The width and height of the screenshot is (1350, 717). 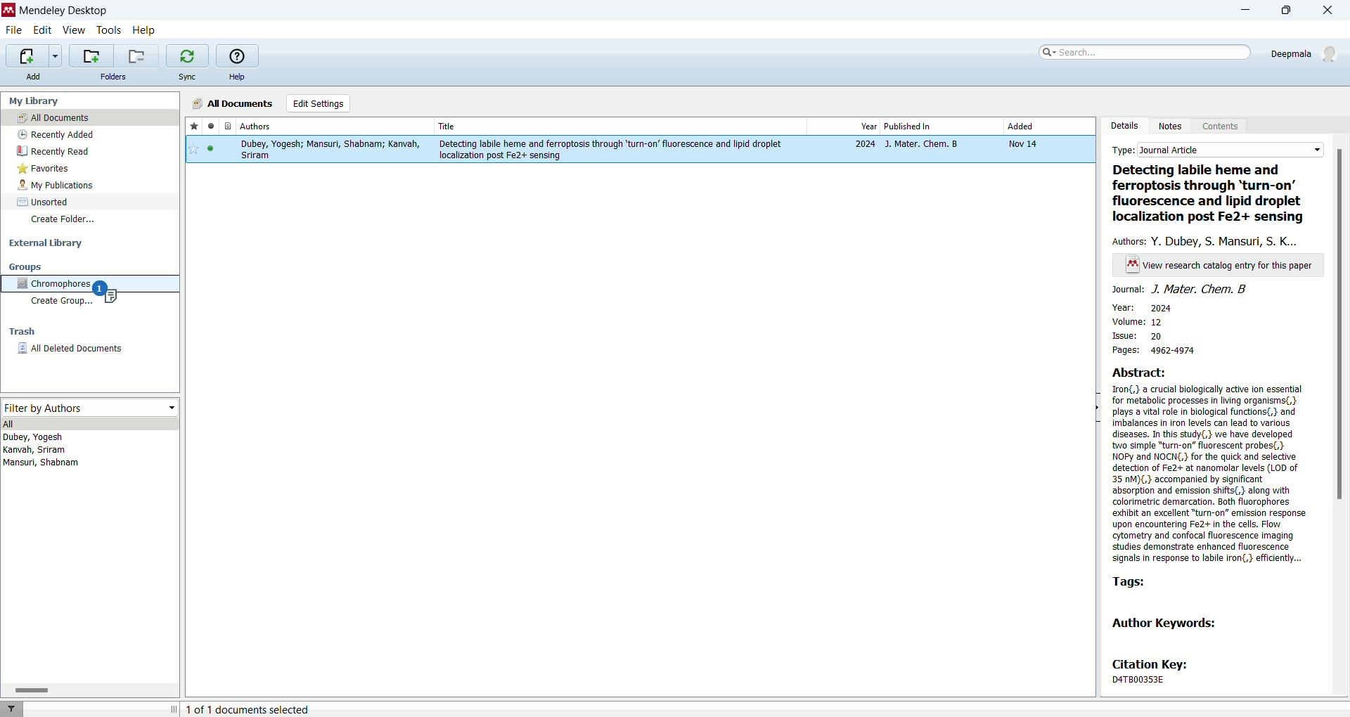 What do you see at coordinates (1143, 306) in the screenshot?
I see `year:  2024` at bounding box center [1143, 306].